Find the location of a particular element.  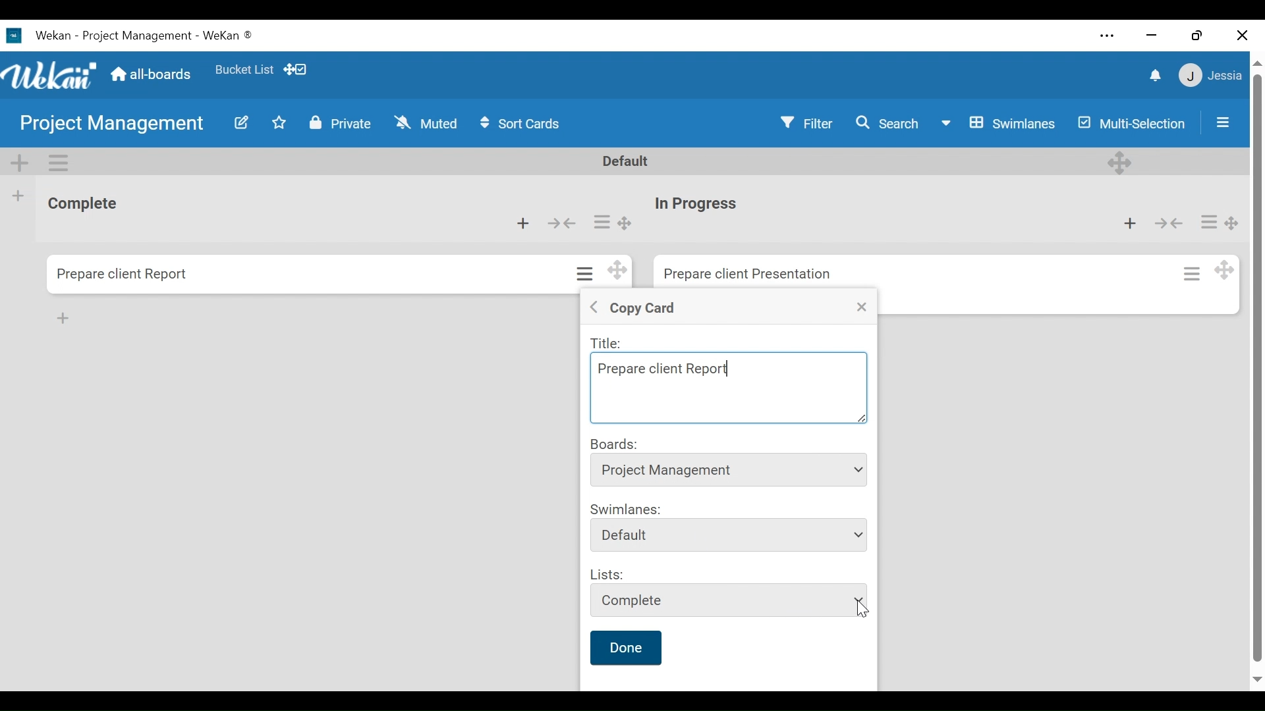

Desktop drag handles is located at coordinates (613, 271).